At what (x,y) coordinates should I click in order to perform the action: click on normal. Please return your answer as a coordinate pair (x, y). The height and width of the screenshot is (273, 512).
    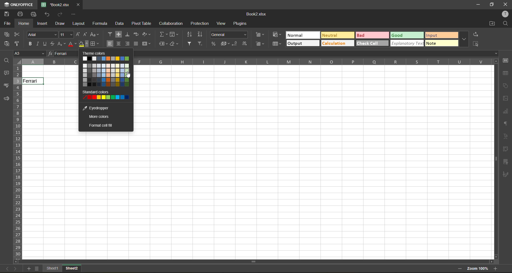
    Looking at the image, I should click on (303, 35).